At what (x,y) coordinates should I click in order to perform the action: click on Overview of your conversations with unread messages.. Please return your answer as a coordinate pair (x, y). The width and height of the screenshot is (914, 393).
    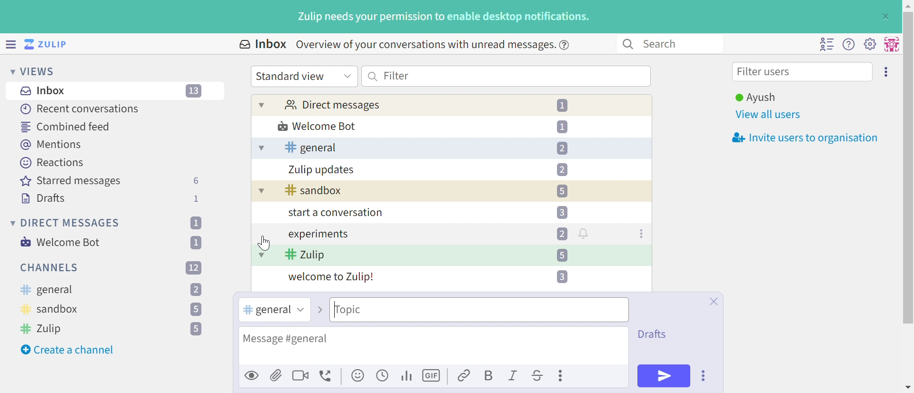
    Looking at the image, I should click on (424, 44).